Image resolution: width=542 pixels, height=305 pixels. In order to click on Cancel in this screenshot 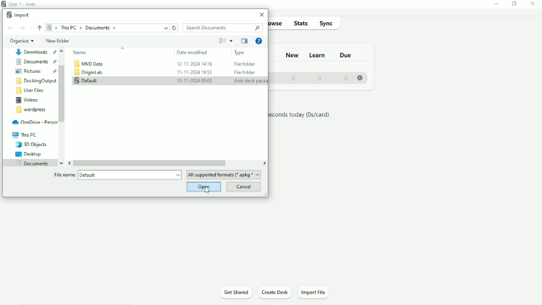, I will do `click(244, 187)`.